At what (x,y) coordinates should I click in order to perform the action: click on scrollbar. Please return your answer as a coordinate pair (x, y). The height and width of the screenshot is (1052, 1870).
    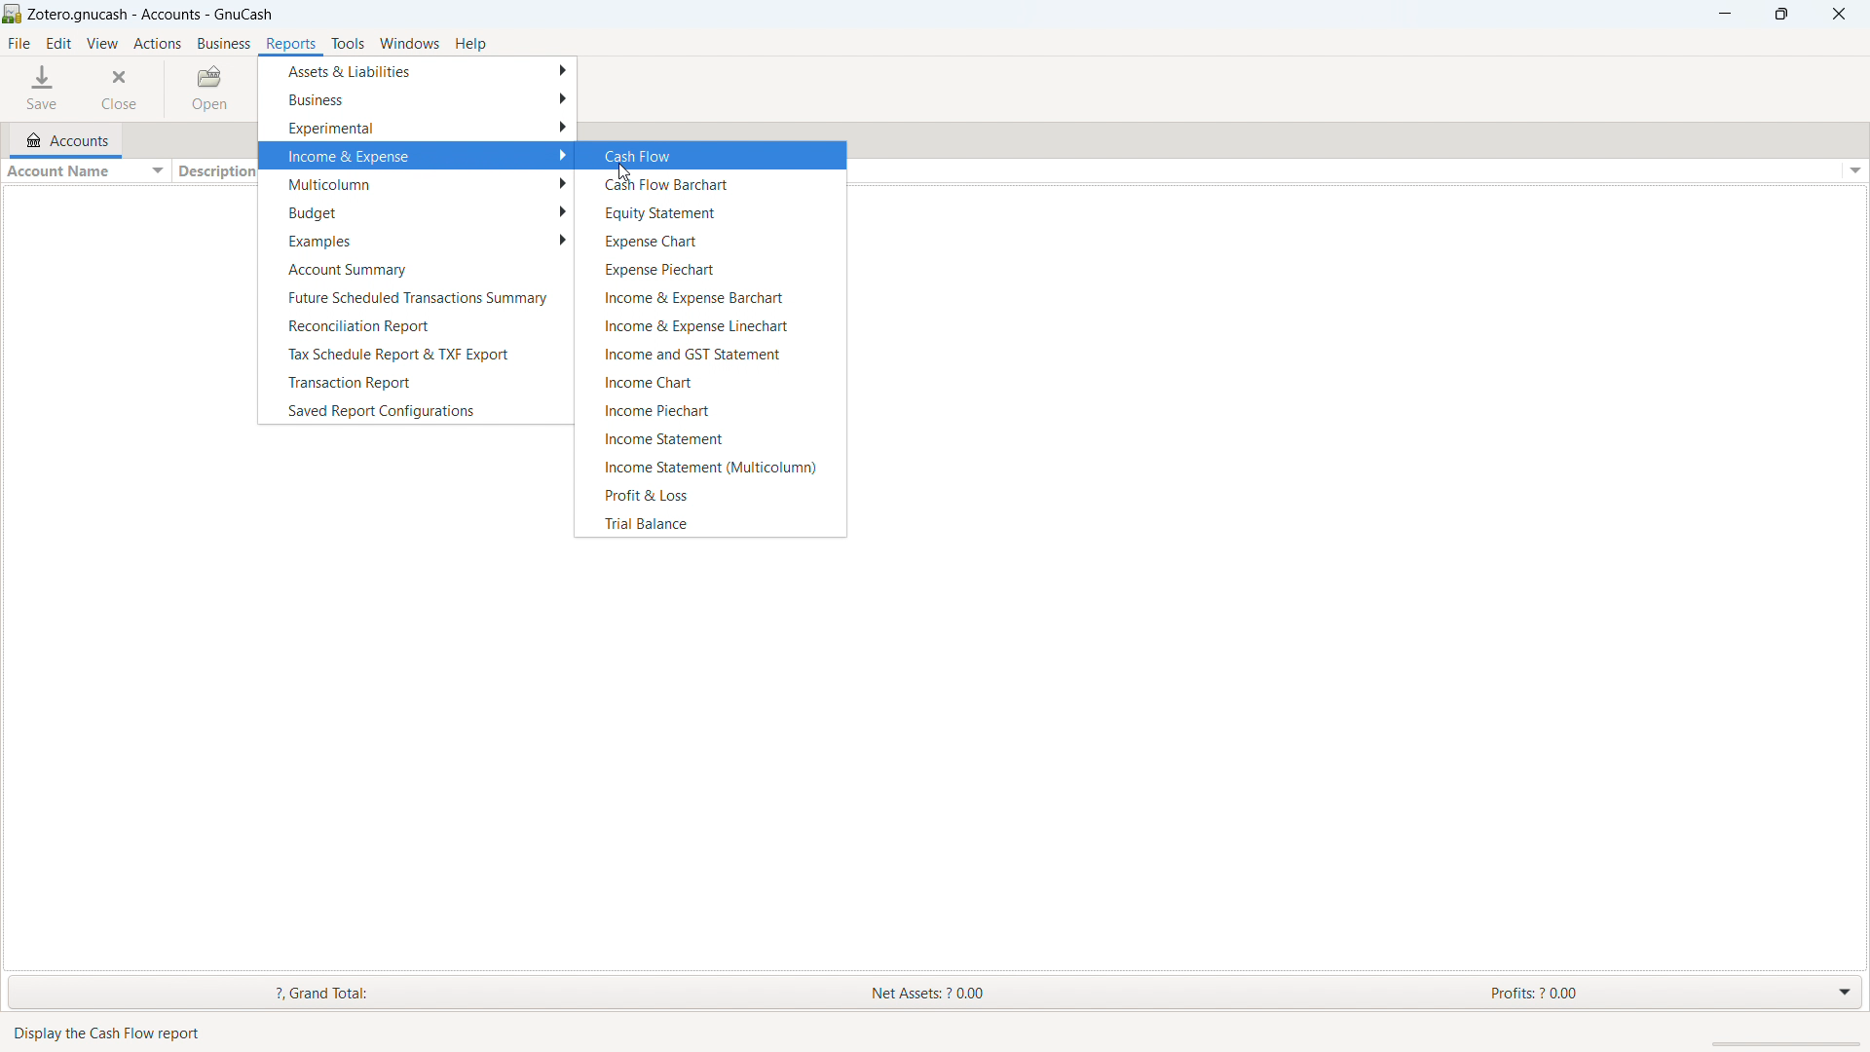
    Looking at the image, I should click on (1784, 1042).